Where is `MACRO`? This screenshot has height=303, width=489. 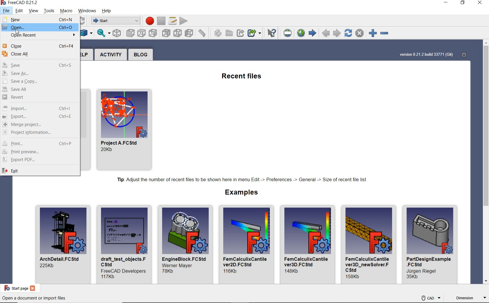
MACRO is located at coordinates (66, 11).